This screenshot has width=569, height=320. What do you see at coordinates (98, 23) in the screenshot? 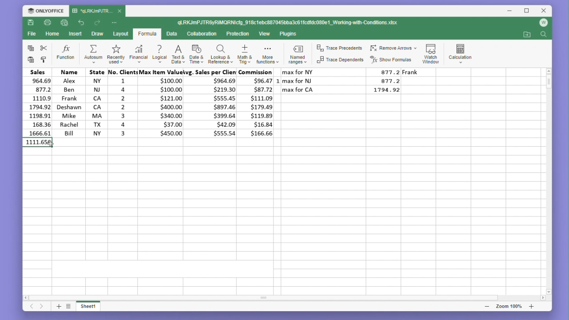
I see `Redo` at bounding box center [98, 23].